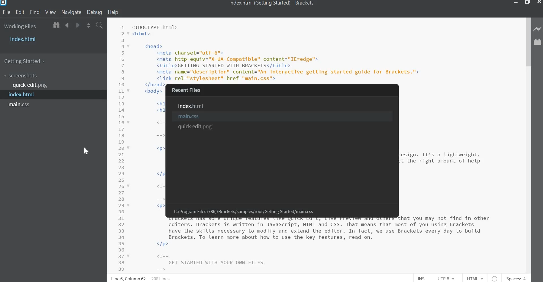  What do you see at coordinates (191, 117) in the screenshot?
I see `main.css file` at bounding box center [191, 117].